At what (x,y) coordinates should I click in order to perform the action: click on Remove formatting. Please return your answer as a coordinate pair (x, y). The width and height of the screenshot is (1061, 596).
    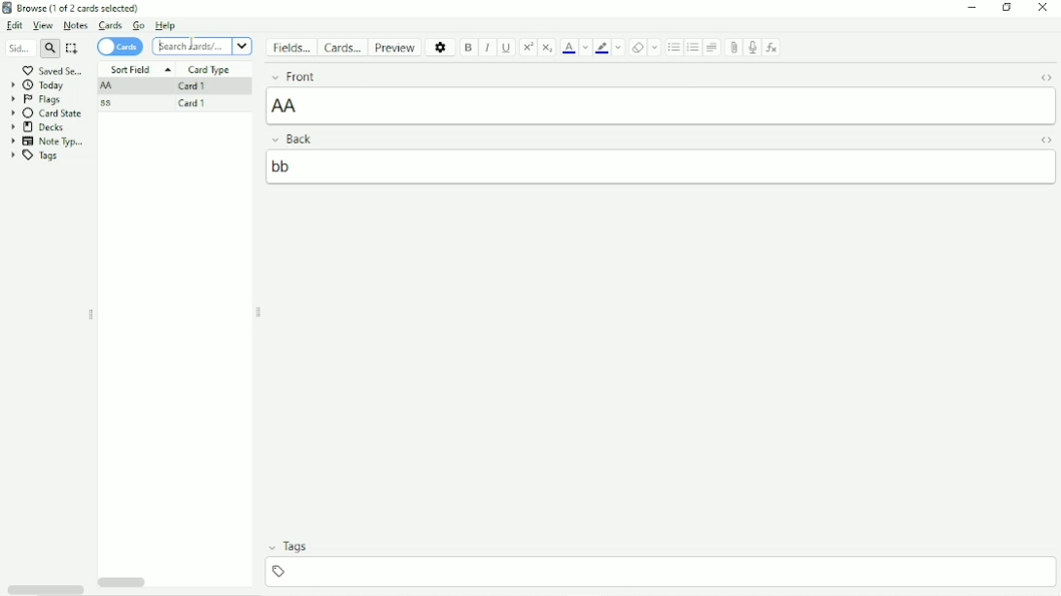
    Looking at the image, I should click on (637, 48).